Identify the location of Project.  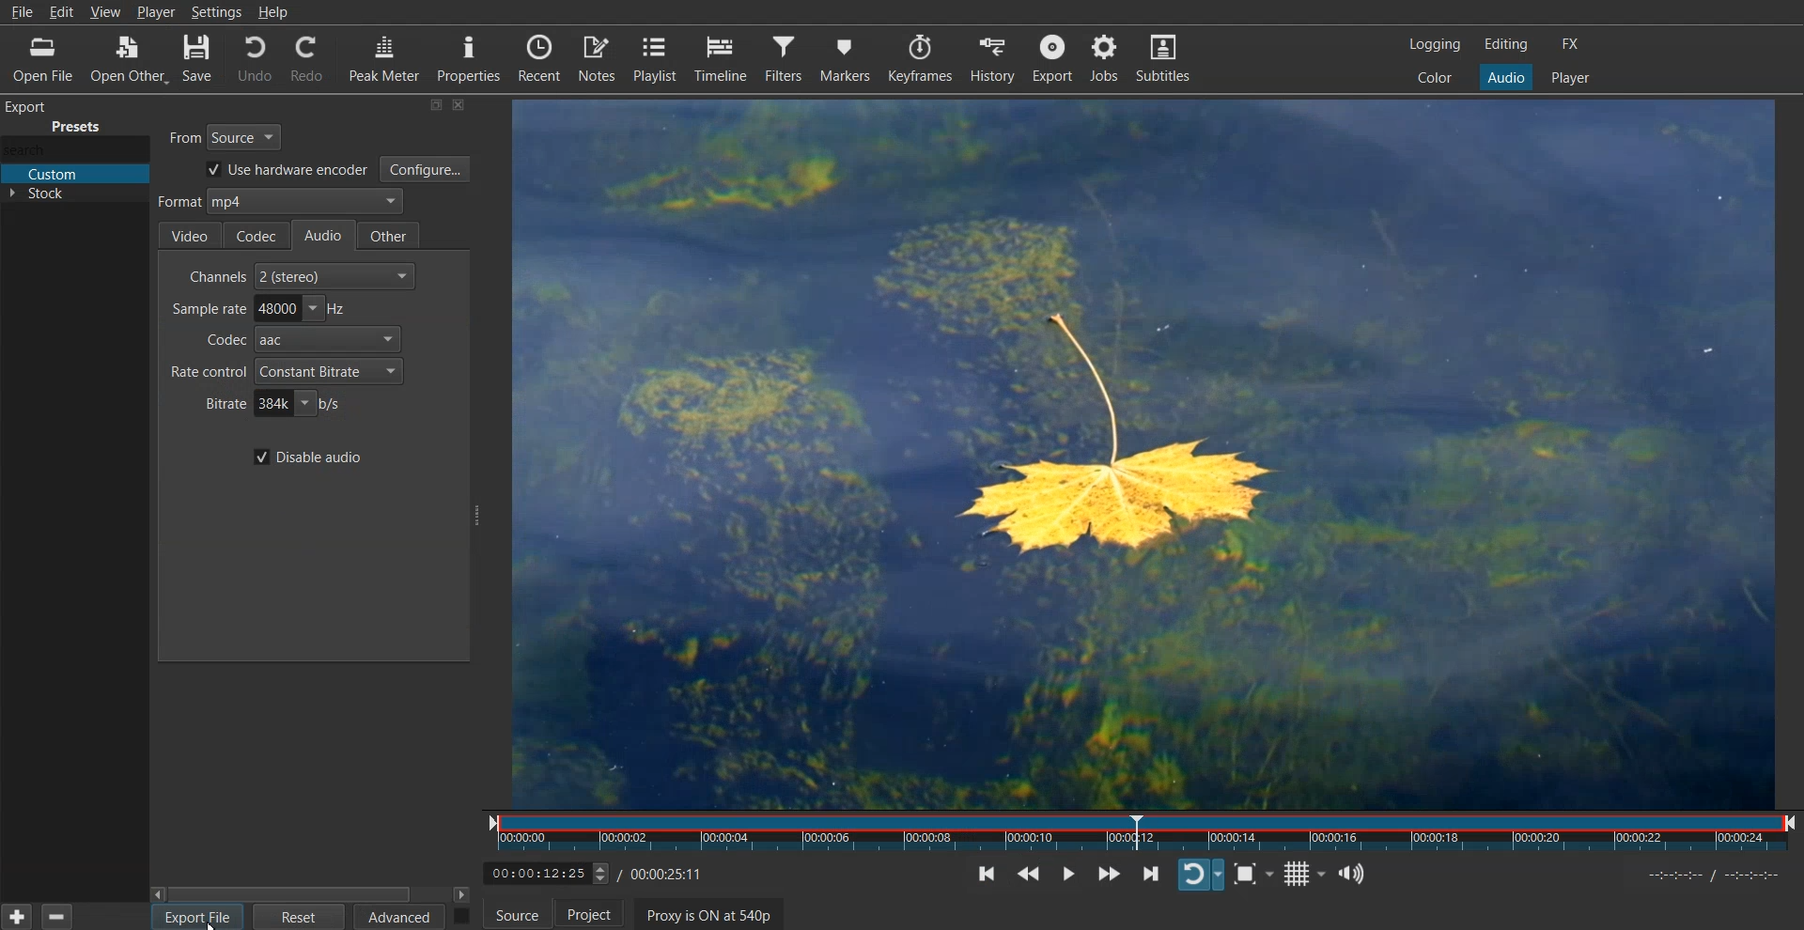
(599, 917).